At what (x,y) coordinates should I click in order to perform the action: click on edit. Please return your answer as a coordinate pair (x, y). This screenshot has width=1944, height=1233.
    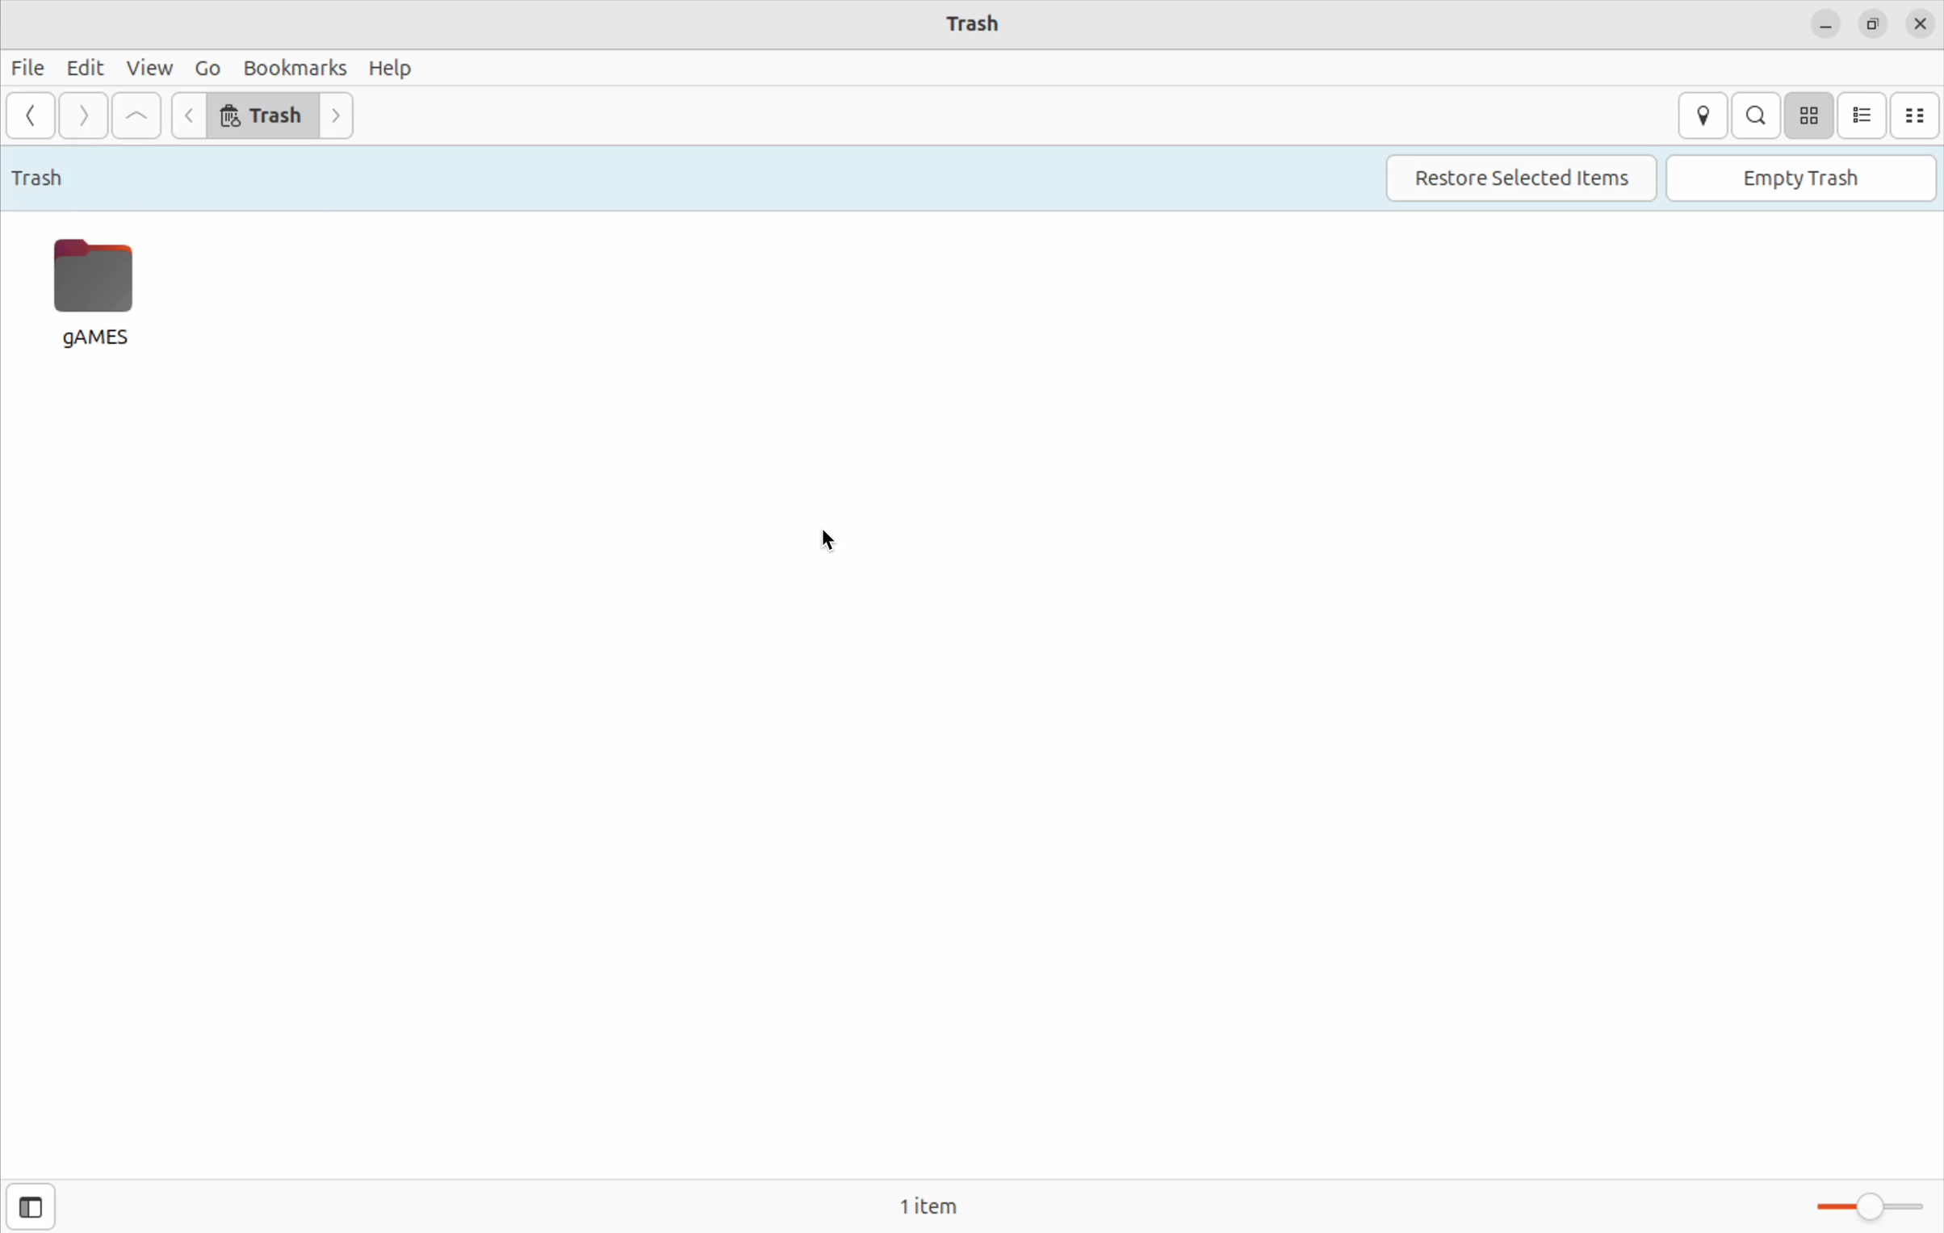
    Looking at the image, I should click on (83, 67).